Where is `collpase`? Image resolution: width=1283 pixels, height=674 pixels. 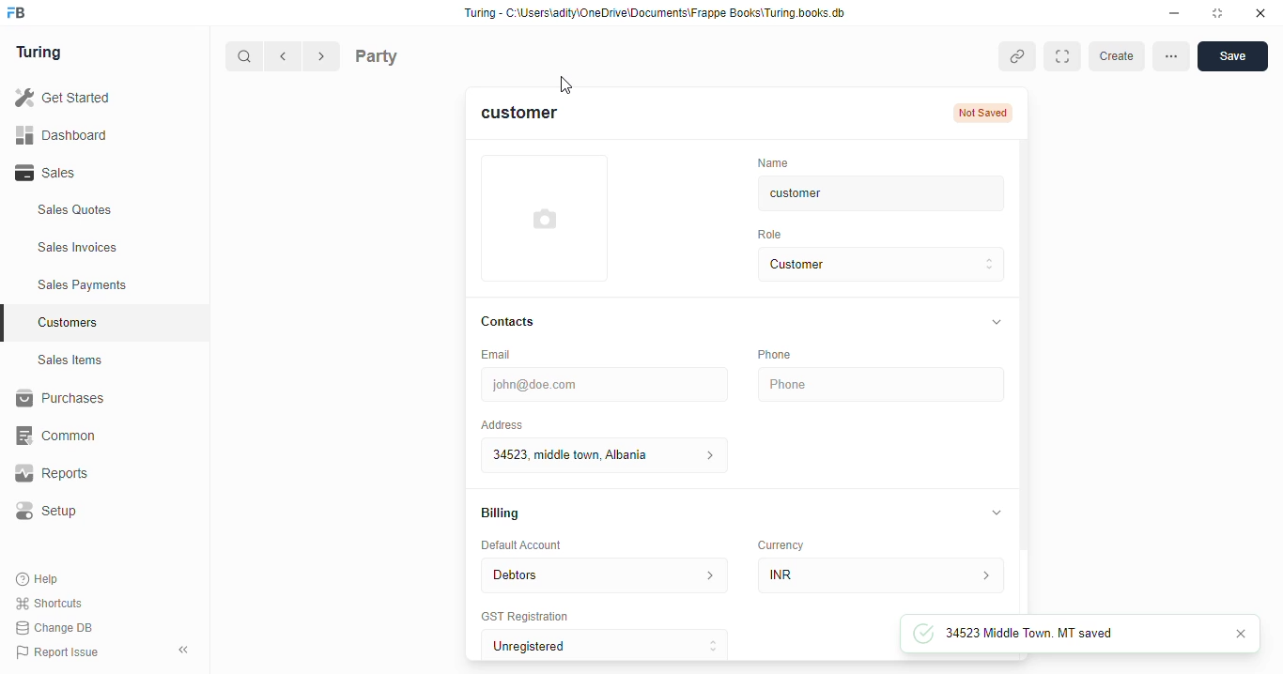
collpase is located at coordinates (183, 650).